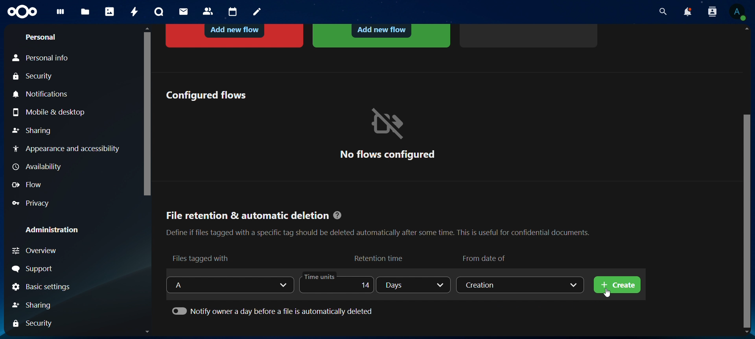 This screenshot has width=755, height=339. Describe the element at coordinates (35, 77) in the screenshot. I see `security` at that location.